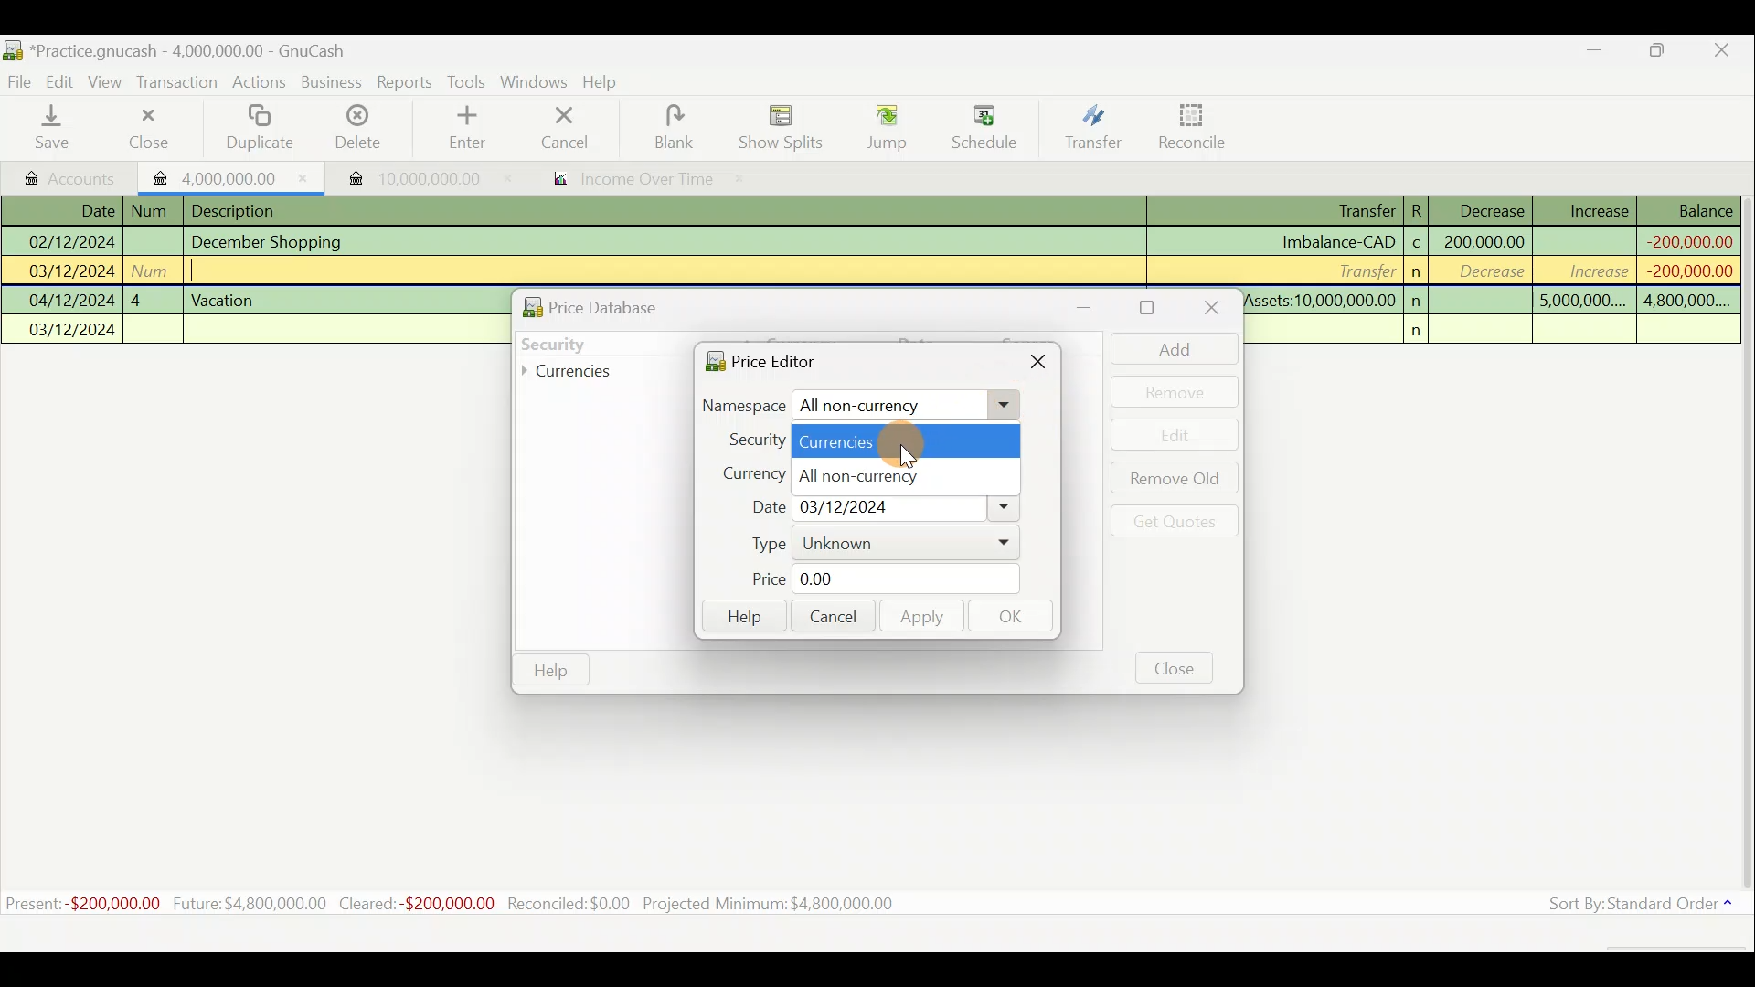 The image size is (1755, 987). What do you see at coordinates (1744, 547) in the screenshot?
I see `Scroll bar` at bounding box center [1744, 547].